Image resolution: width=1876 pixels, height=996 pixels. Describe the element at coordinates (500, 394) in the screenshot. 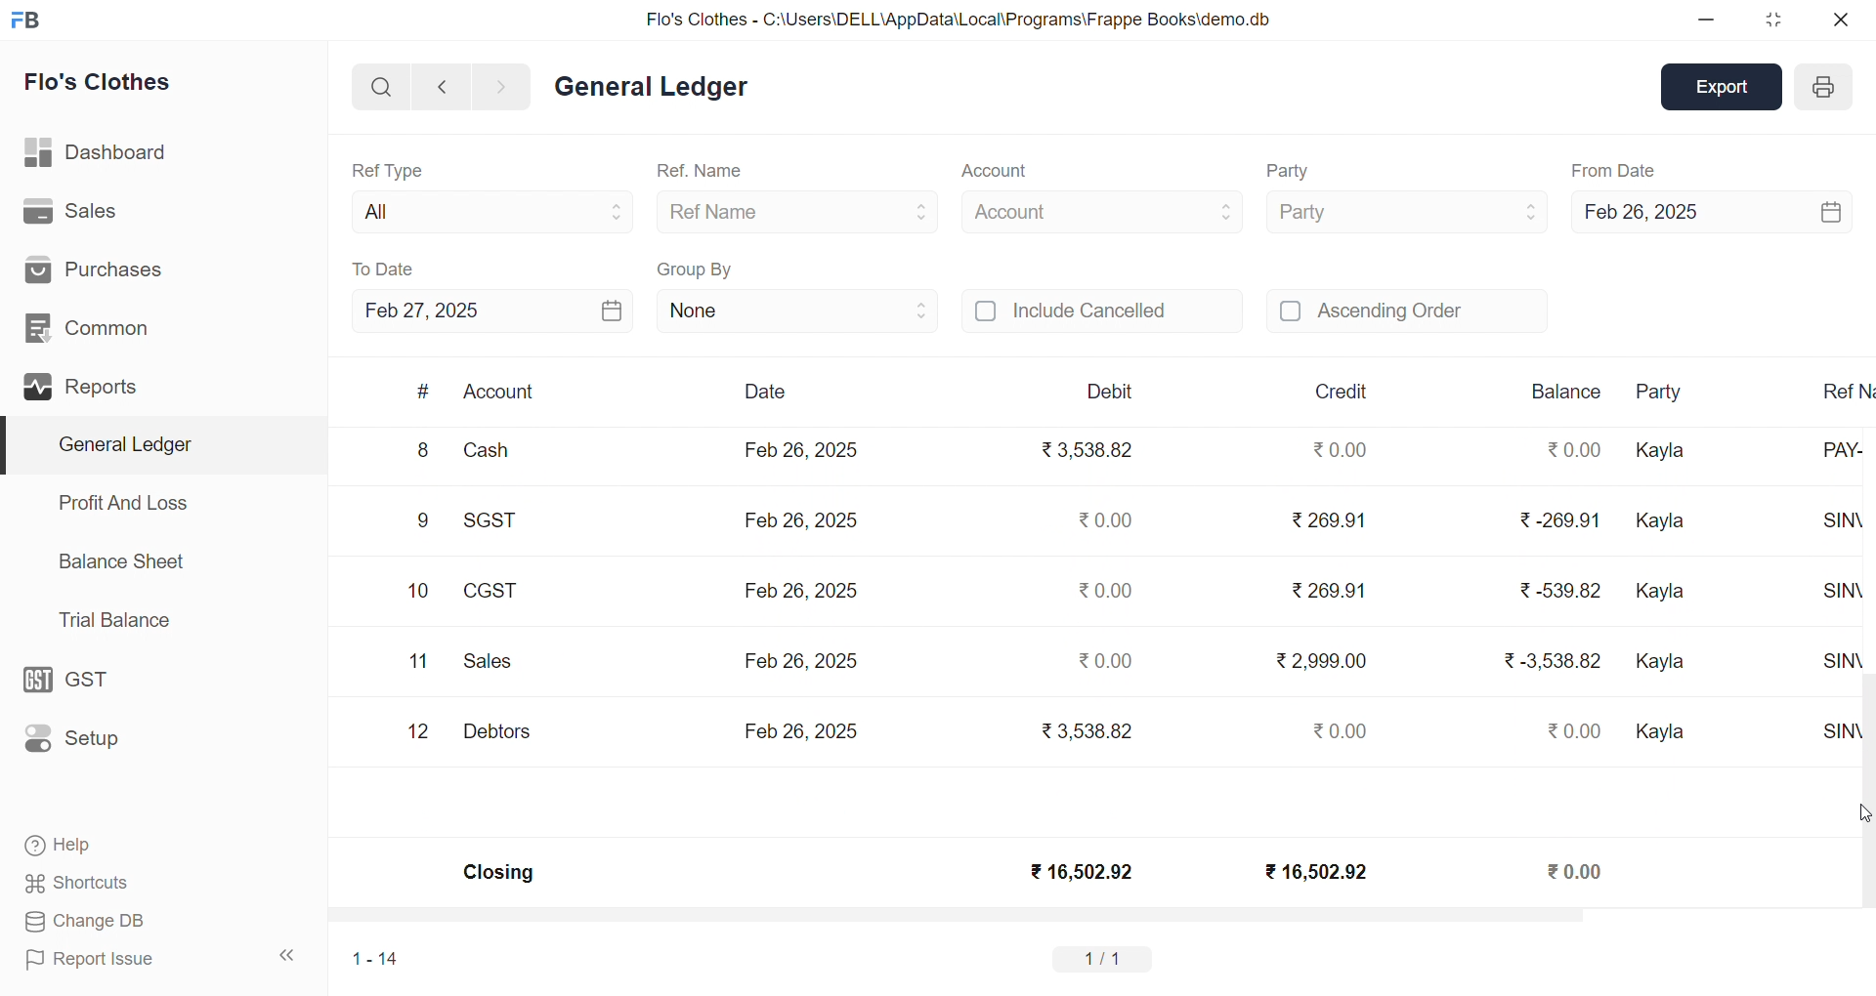

I see `Account` at that location.